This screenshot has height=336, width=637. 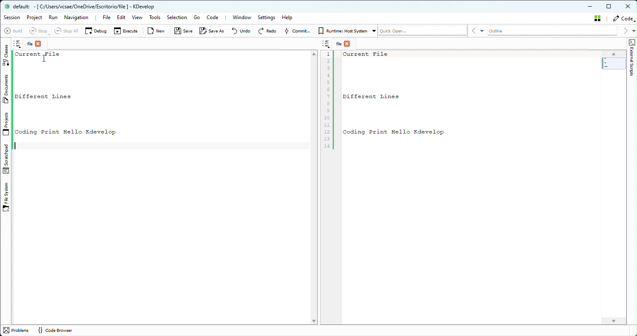 I want to click on Shape, so click(x=632, y=58).